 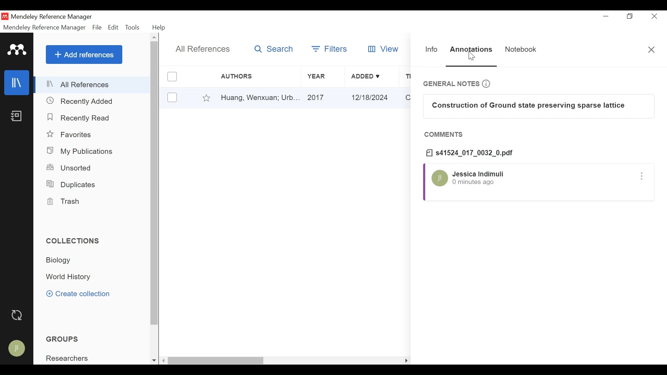 I want to click on Cursor, so click(x=473, y=57).